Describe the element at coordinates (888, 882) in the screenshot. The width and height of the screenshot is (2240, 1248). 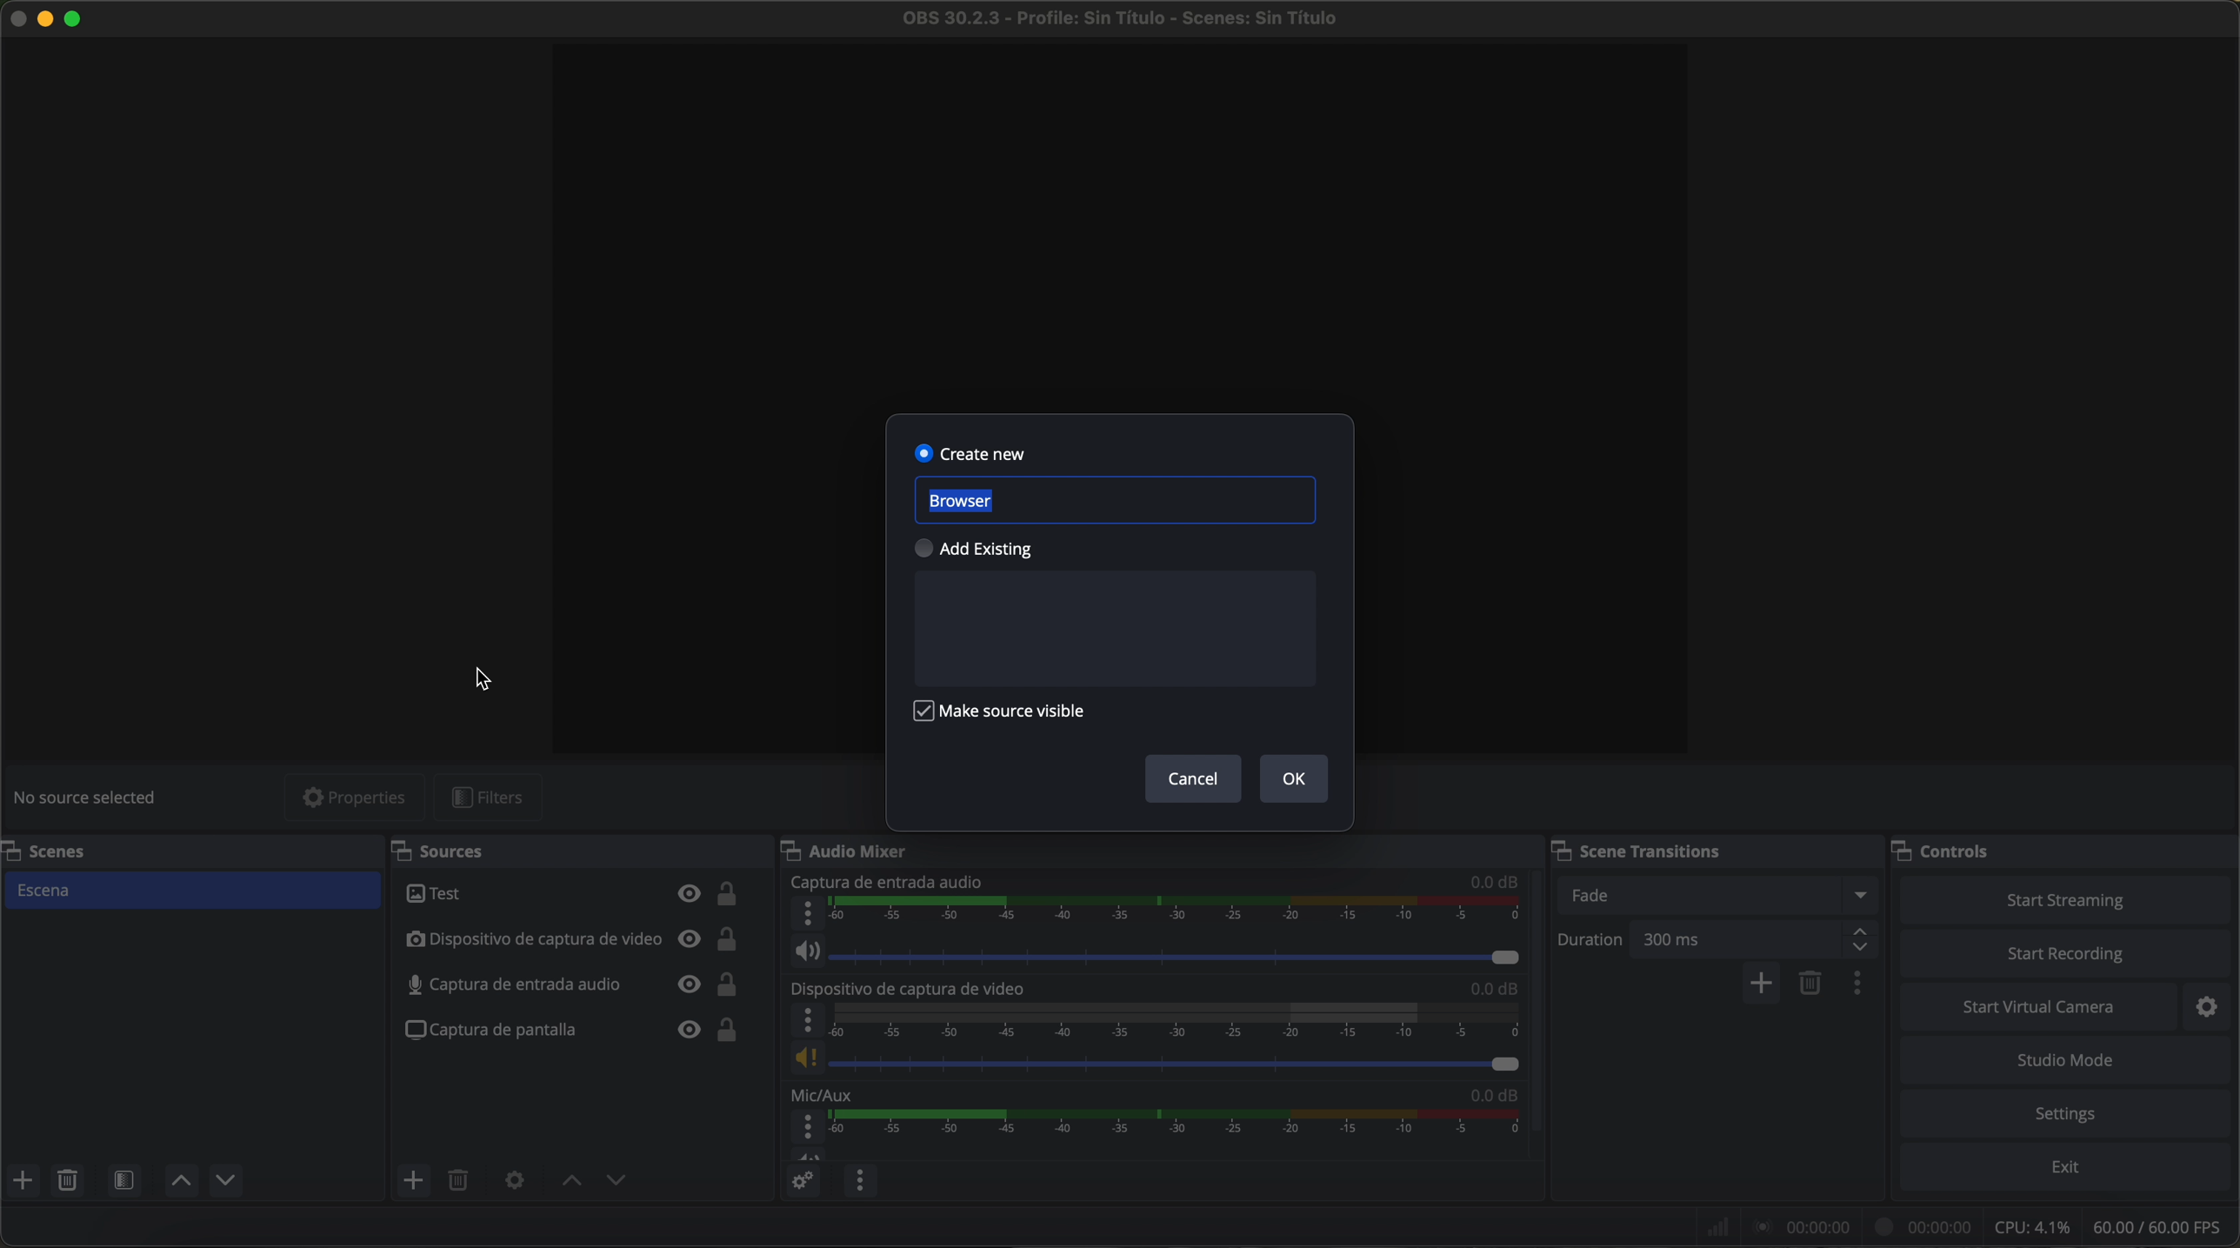
I see `audio input capture` at that location.